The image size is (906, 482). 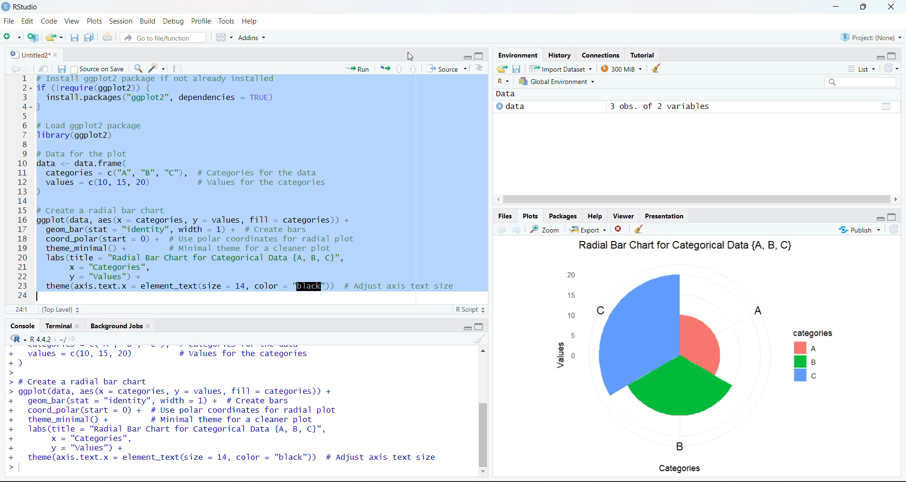 What do you see at coordinates (121, 326) in the screenshot?
I see `Background Jobs` at bounding box center [121, 326].